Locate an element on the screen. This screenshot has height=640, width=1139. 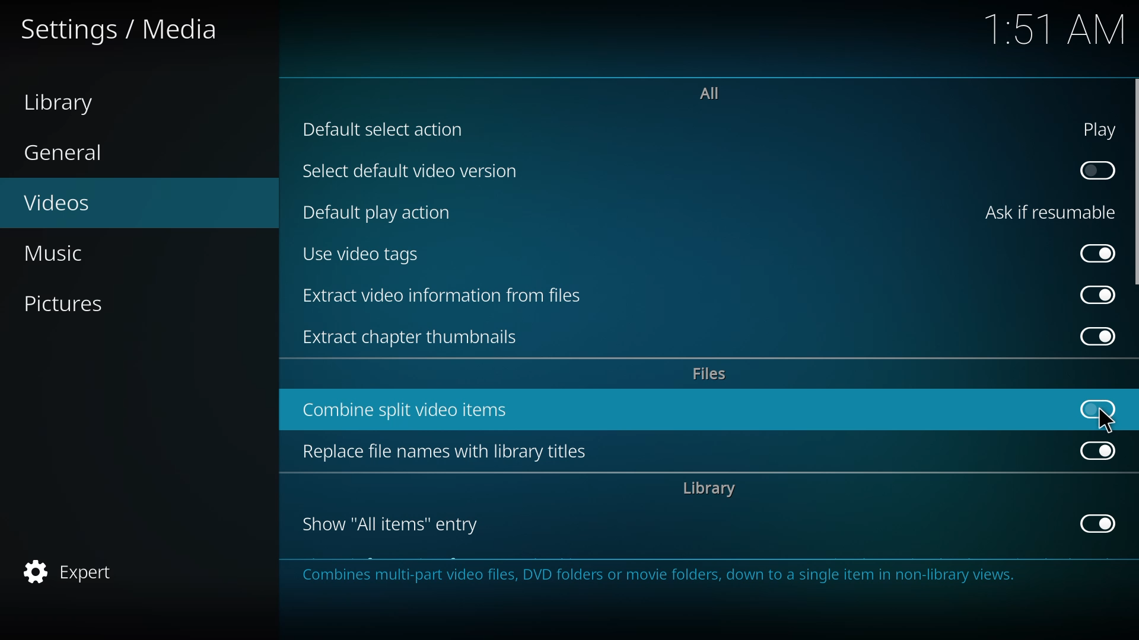
settings media is located at coordinates (120, 30).